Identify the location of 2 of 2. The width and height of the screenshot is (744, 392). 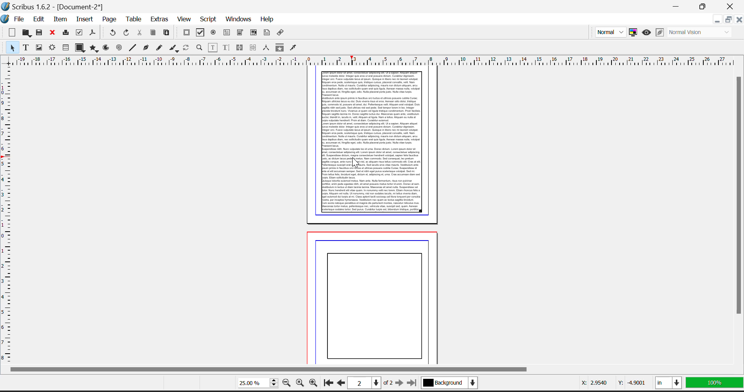
(372, 383).